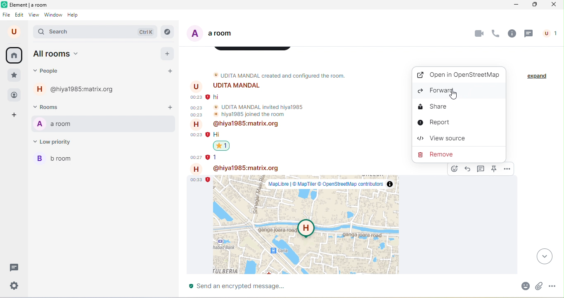 The image size is (564, 298). Describe the element at coordinates (48, 106) in the screenshot. I see `rooms` at that location.